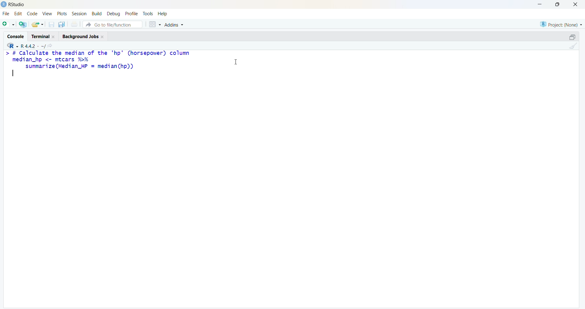  What do you see at coordinates (163, 14) in the screenshot?
I see `help` at bounding box center [163, 14].